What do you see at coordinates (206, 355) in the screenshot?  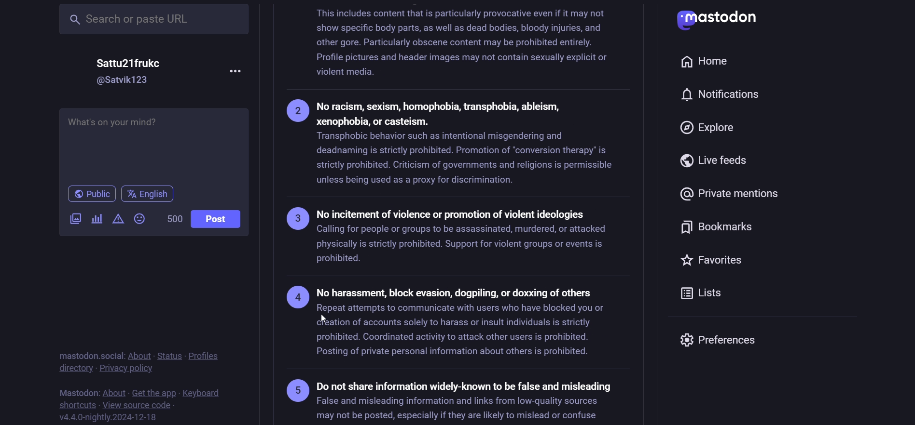 I see `profiles` at bounding box center [206, 355].